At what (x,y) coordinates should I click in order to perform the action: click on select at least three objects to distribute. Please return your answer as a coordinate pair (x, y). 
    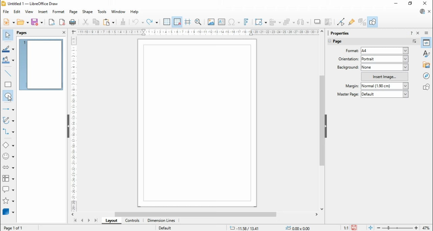
    Looking at the image, I should click on (303, 22).